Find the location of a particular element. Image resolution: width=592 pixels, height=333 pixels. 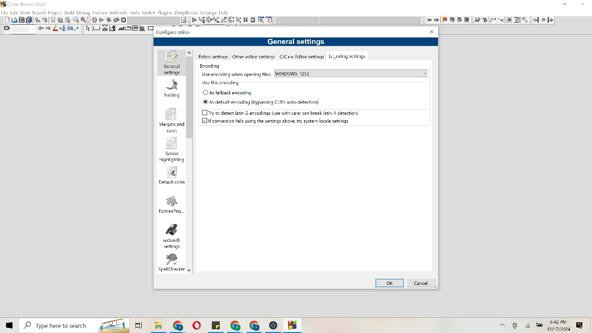

Use this encoding is located at coordinates (221, 83).